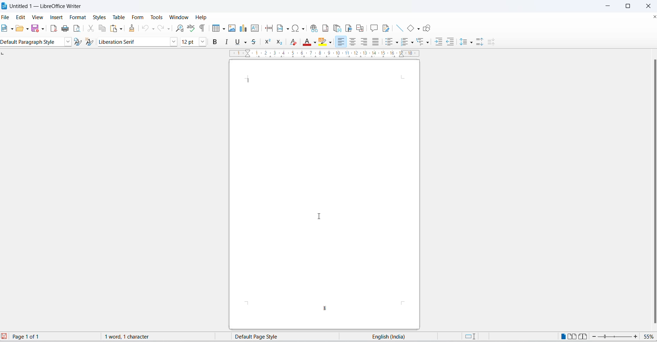 This screenshot has height=342, width=657. Describe the element at coordinates (472, 42) in the screenshot. I see `line spacing options` at that location.